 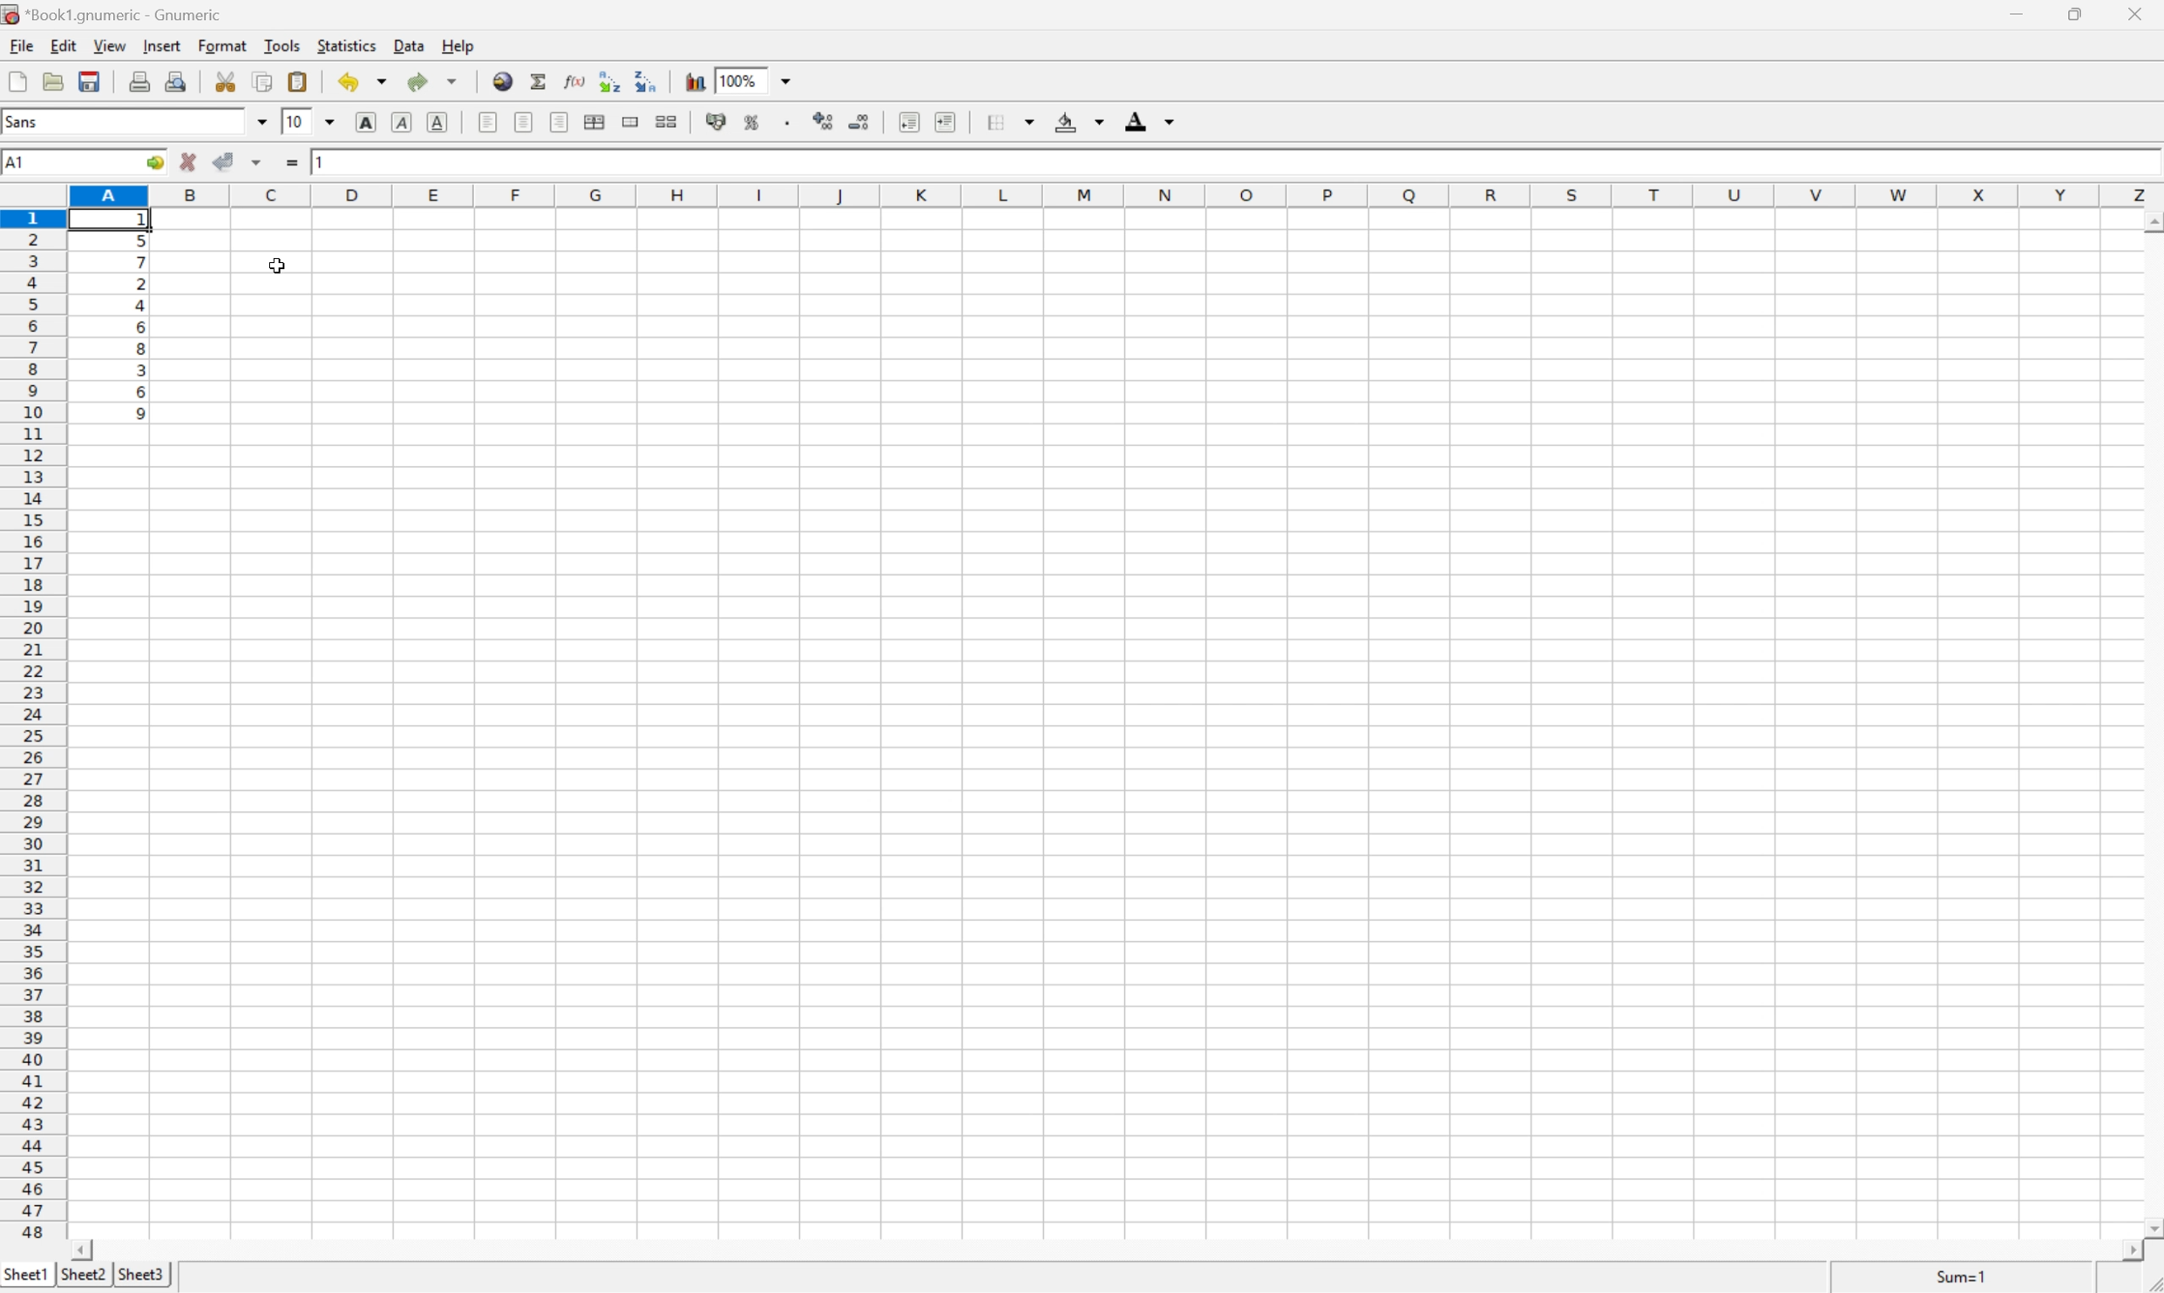 I want to click on paste, so click(x=299, y=80).